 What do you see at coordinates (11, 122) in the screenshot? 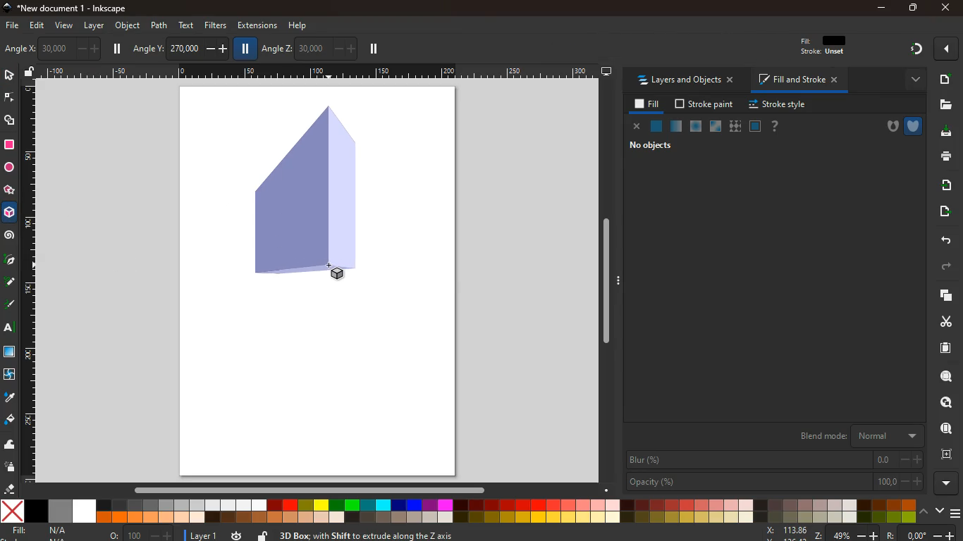
I see `shapes` at bounding box center [11, 122].